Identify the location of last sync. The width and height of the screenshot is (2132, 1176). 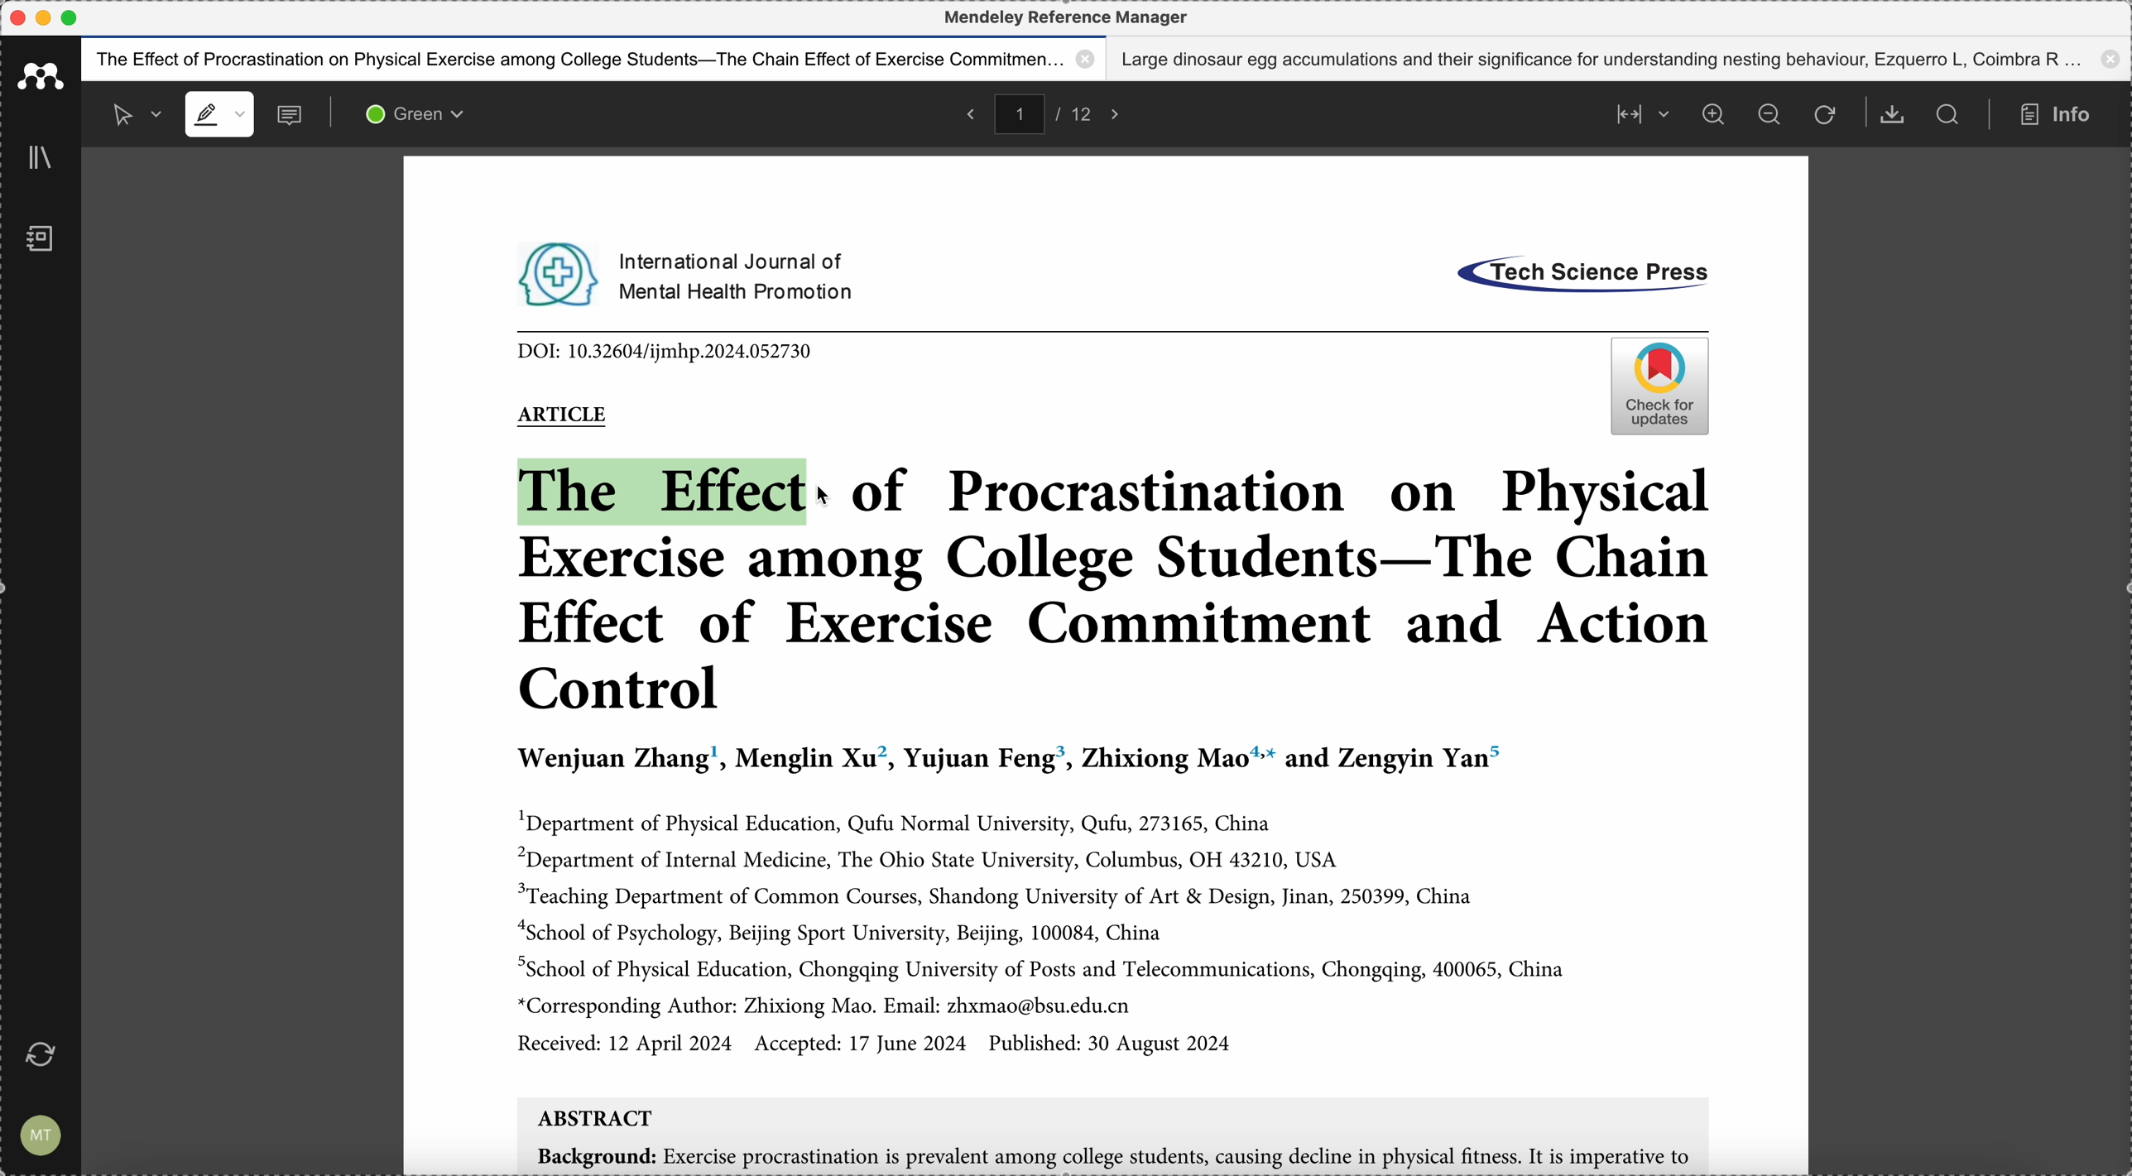
(47, 1054).